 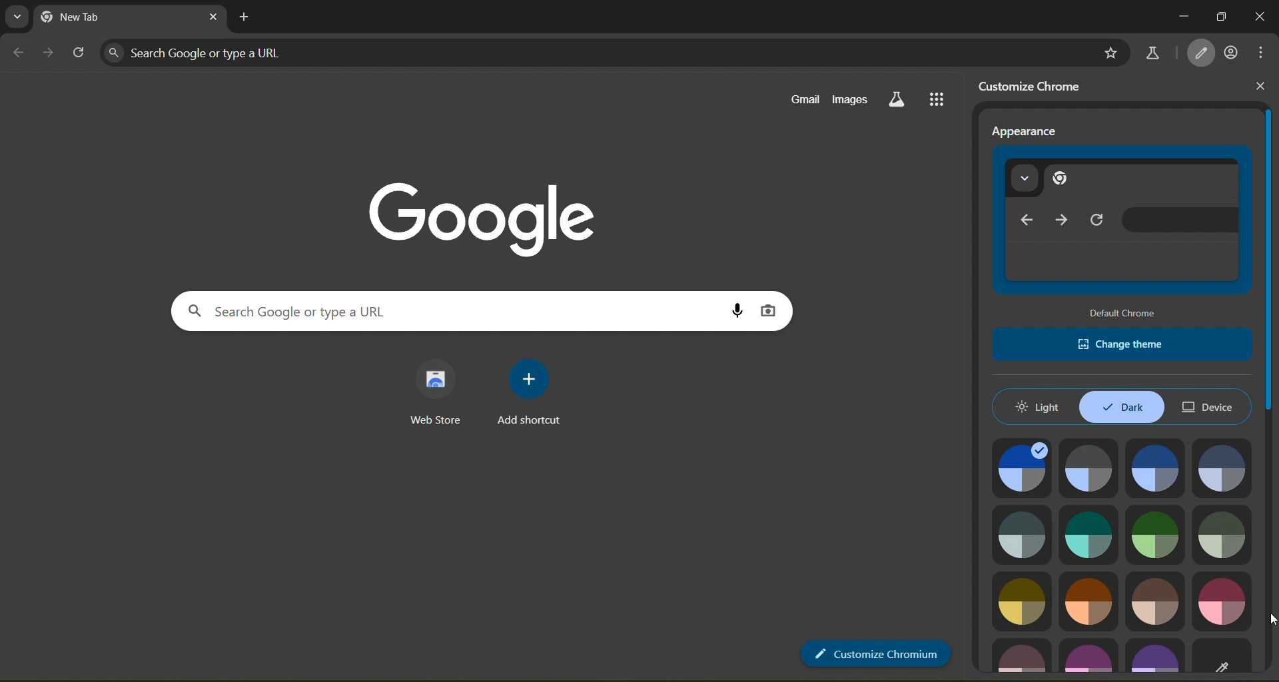 What do you see at coordinates (1090, 655) in the screenshot?
I see `image` at bounding box center [1090, 655].